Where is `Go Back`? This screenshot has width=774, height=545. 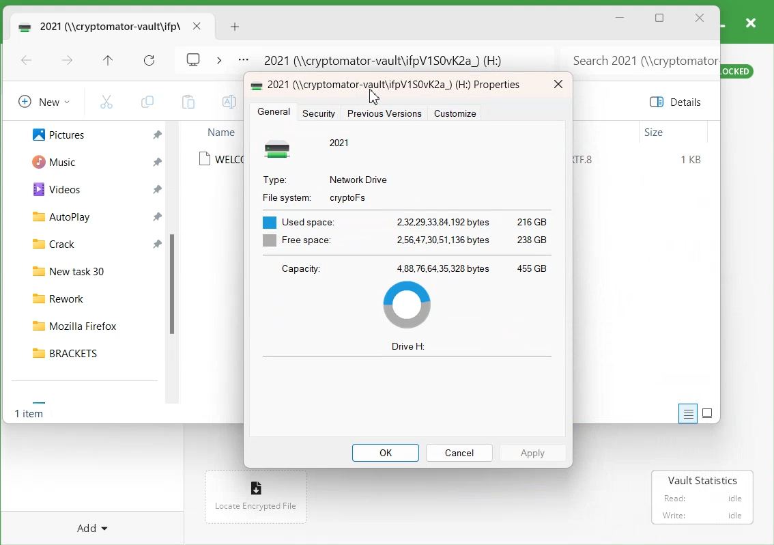 Go Back is located at coordinates (27, 61).